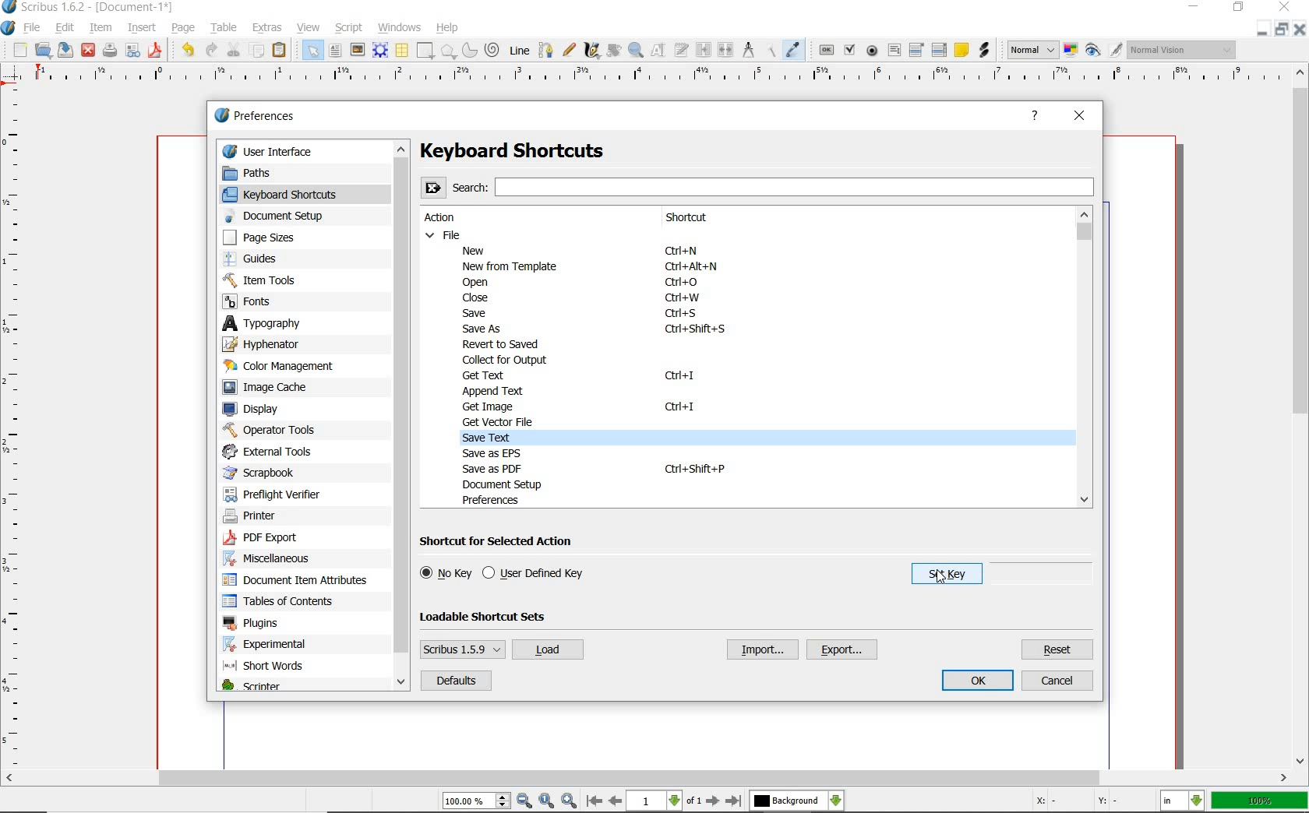 This screenshot has height=813, width=1309. I want to click on tables of contents, so click(285, 602).